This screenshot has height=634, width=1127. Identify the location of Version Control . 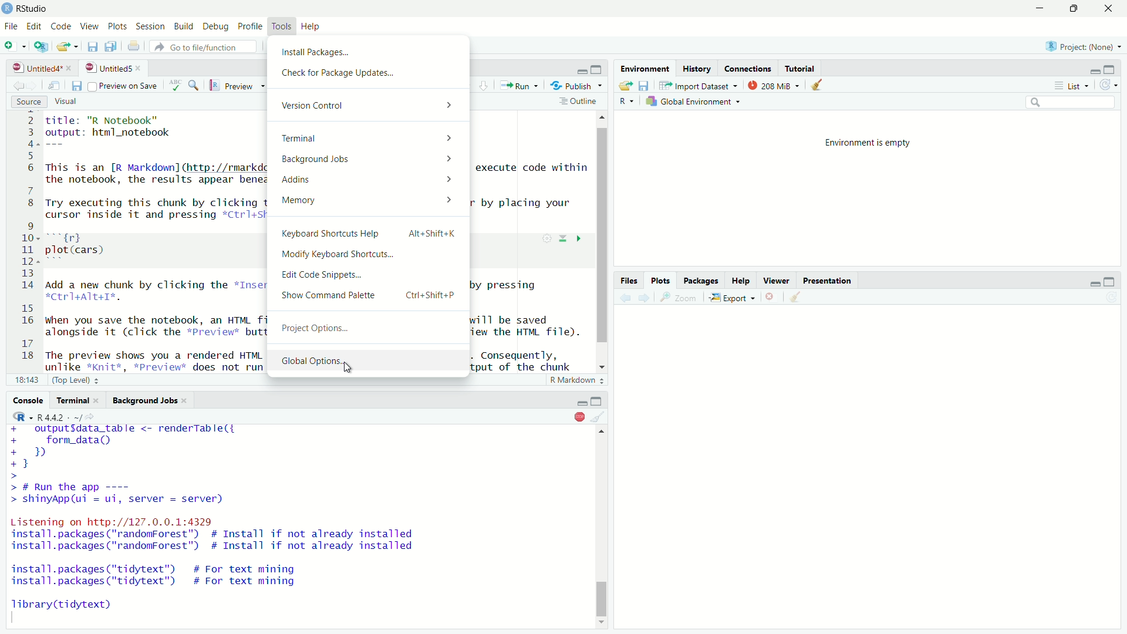
(365, 104).